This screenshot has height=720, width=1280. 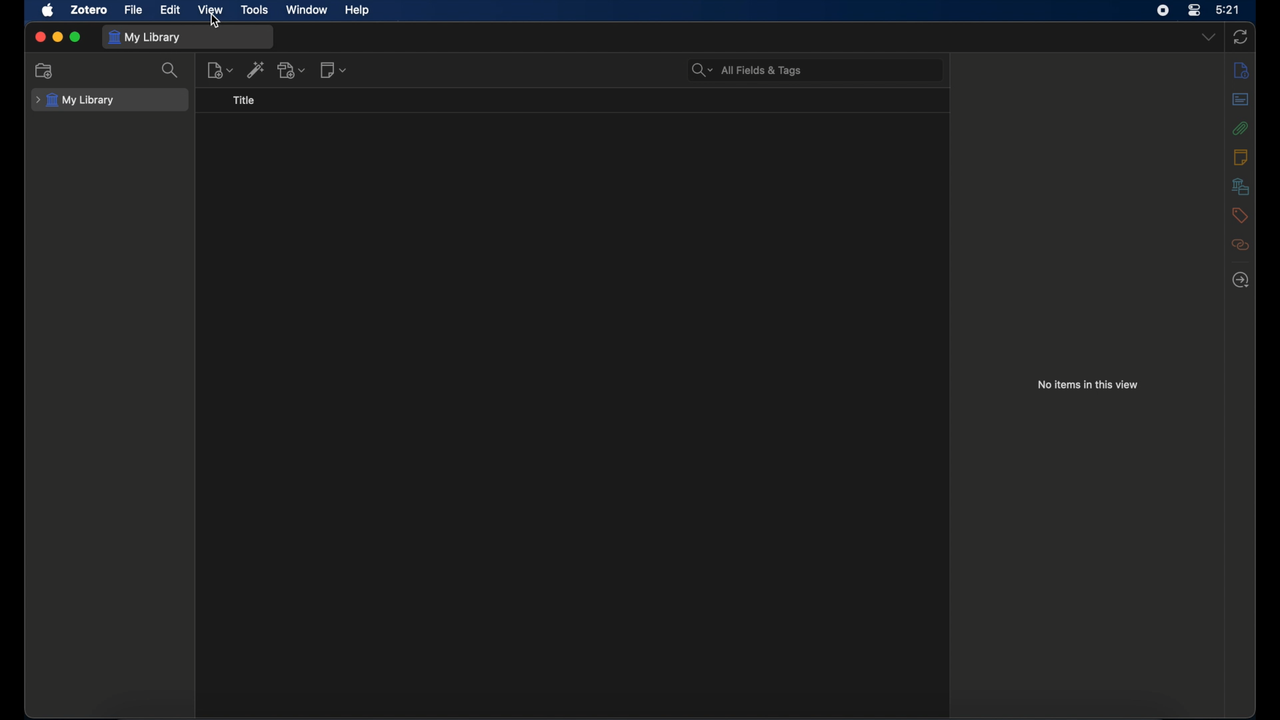 What do you see at coordinates (135, 11) in the screenshot?
I see `file` at bounding box center [135, 11].